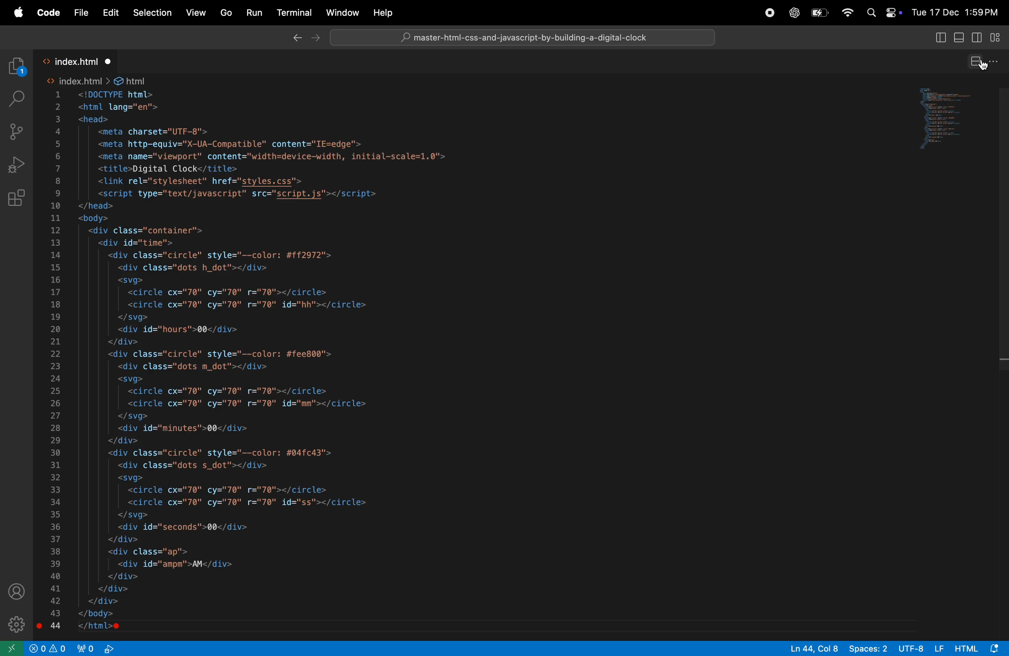  What do you see at coordinates (975, 62) in the screenshot?
I see `split editor to right` at bounding box center [975, 62].